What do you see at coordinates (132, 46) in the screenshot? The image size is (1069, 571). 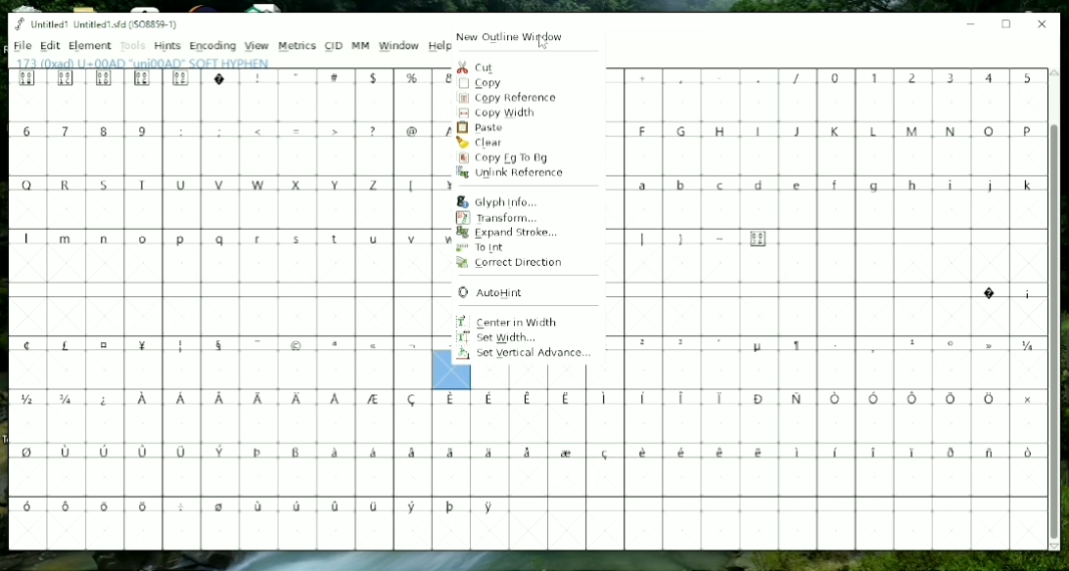 I see `Tools` at bounding box center [132, 46].